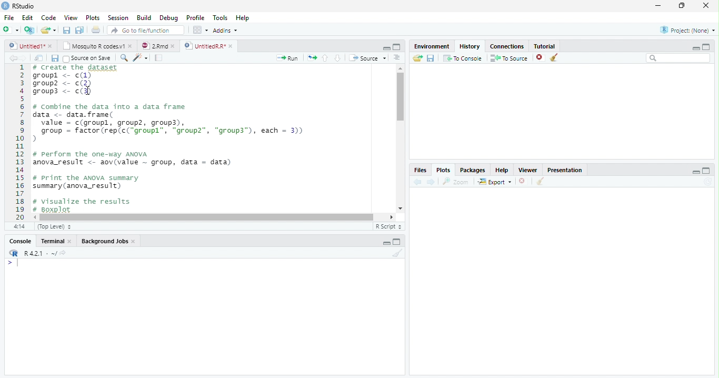  Describe the element at coordinates (47, 18) in the screenshot. I see `Code` at that location.